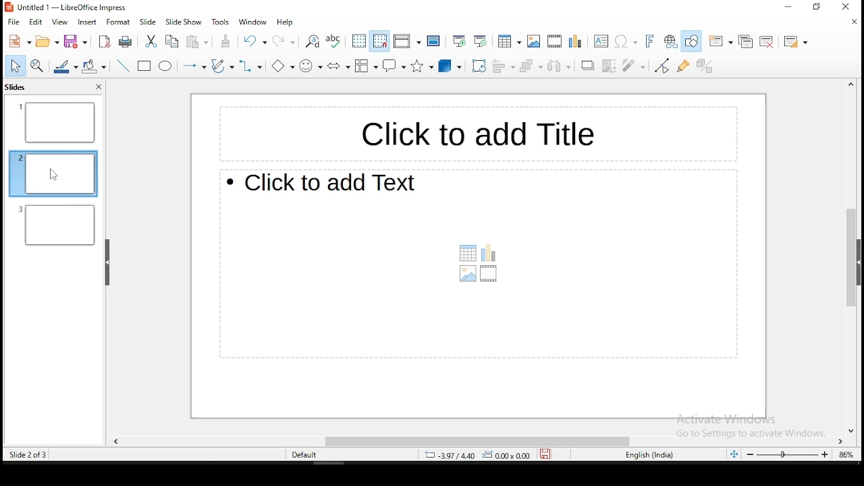 The image size is (864, 486). What do you see at coordinates (254, 41) in the screenshot?
I see `undo` at bounding box center [254, 41].